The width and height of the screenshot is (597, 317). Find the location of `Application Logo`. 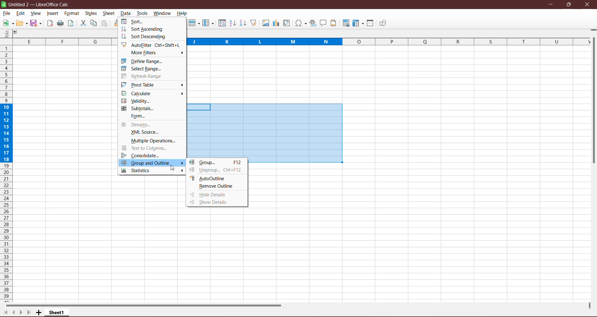

Application Logo is located at coordinates (4, 4).